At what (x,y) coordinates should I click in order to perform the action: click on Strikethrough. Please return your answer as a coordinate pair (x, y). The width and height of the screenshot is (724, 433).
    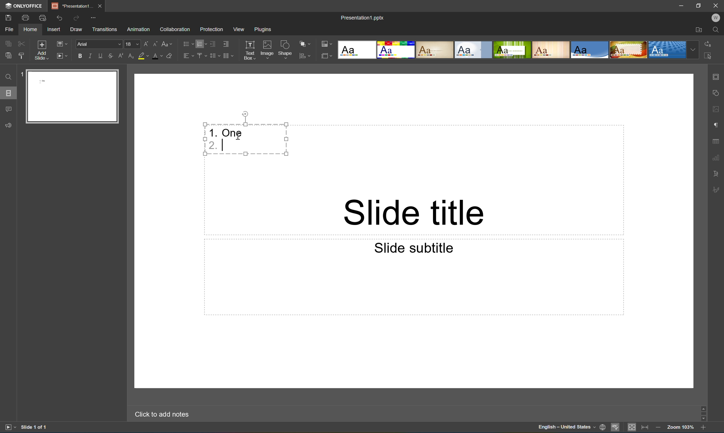
    Looking at the image, I should click on (111, 56).